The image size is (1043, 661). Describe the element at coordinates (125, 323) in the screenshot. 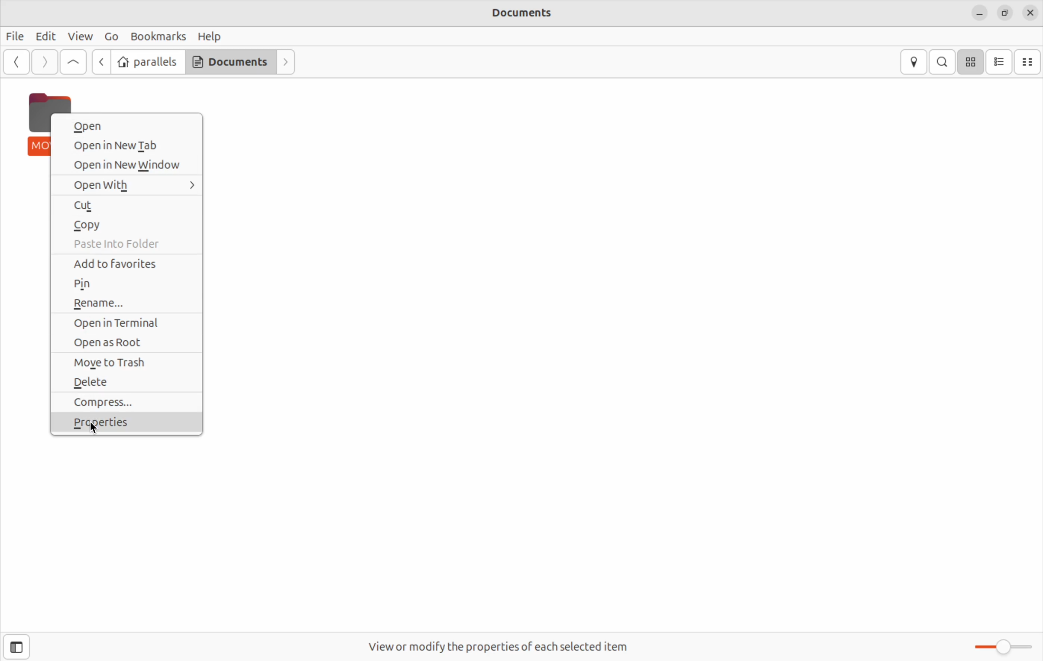

I see `open in terminal` at that location.